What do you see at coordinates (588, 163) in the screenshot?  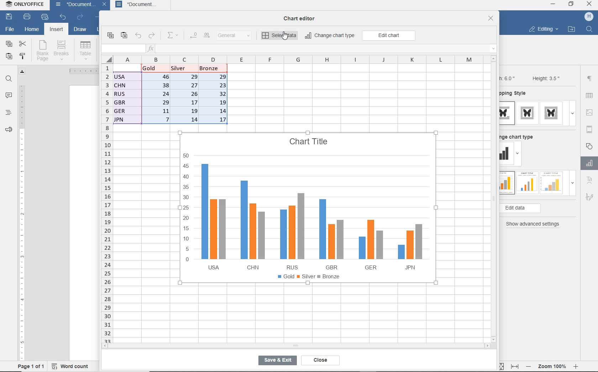 I see `Chart settings` at bounding box center [588, 163].